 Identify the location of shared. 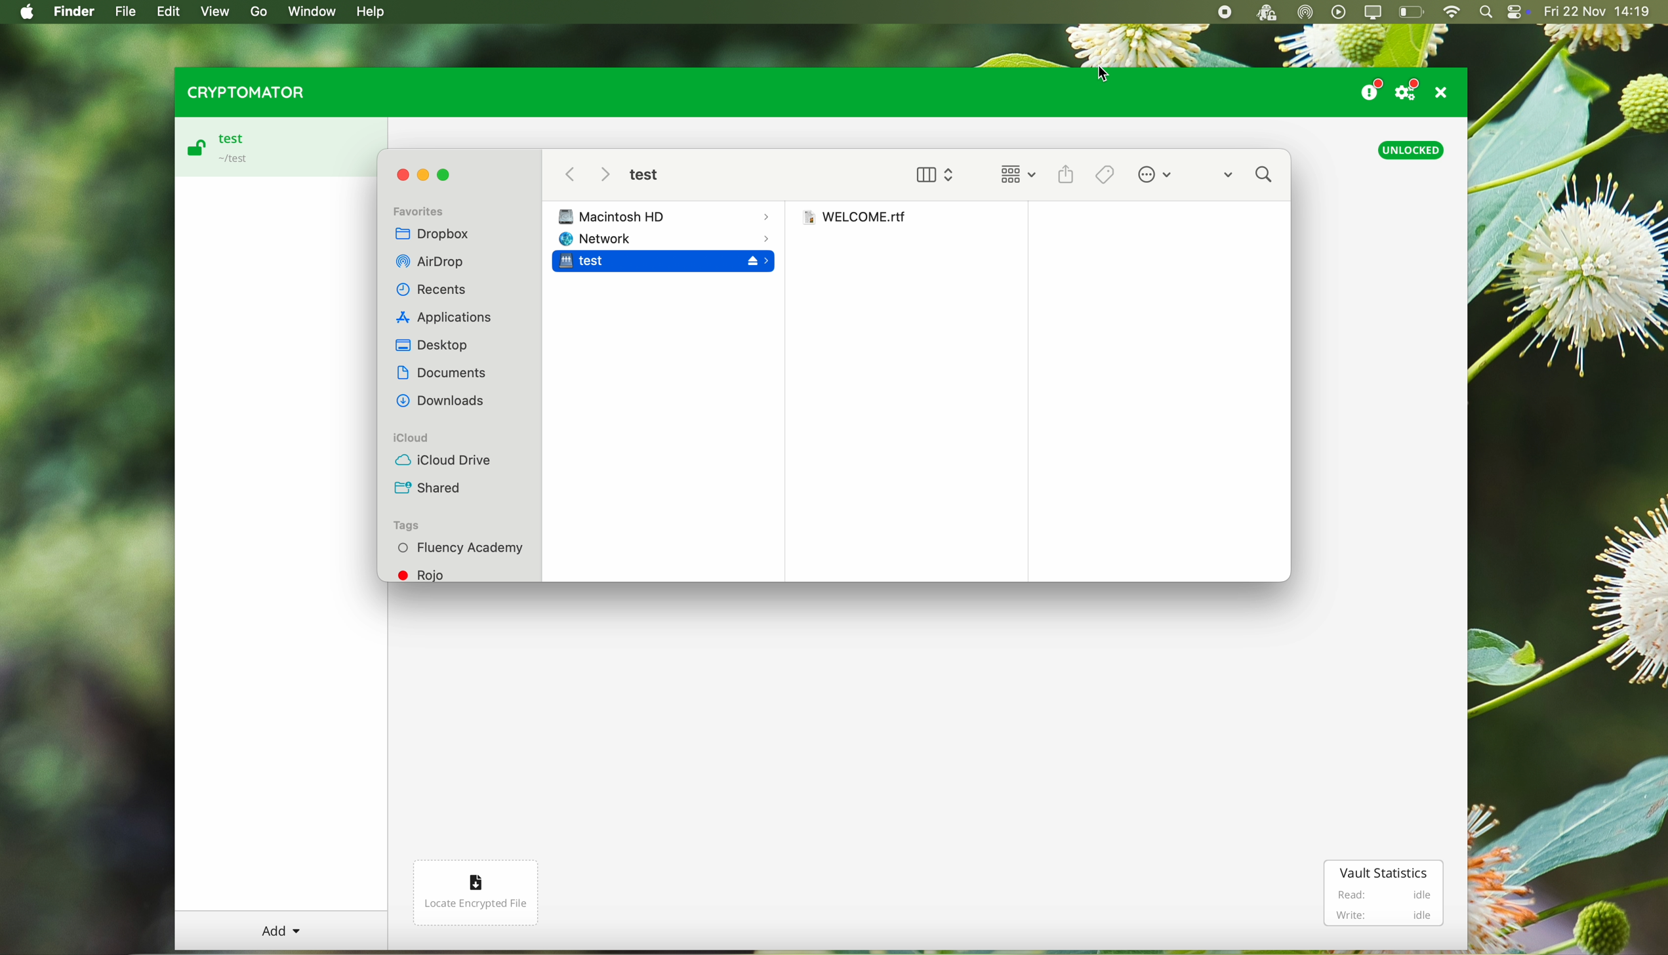
(430, 488).